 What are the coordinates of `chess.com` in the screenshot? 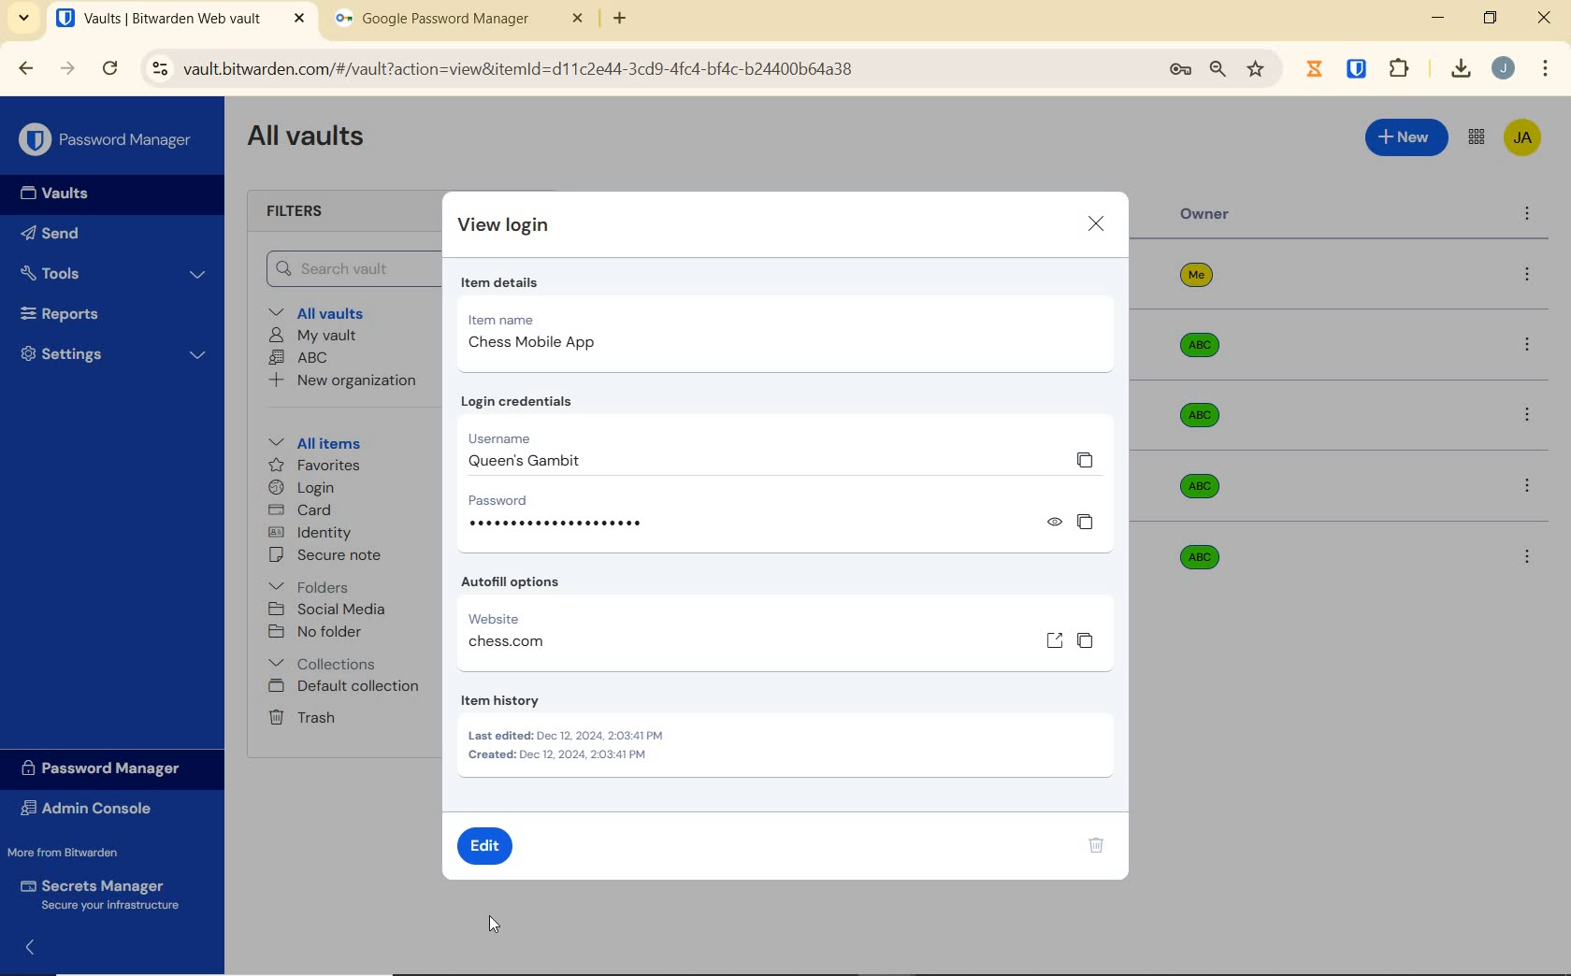 It's located at (506, 640).